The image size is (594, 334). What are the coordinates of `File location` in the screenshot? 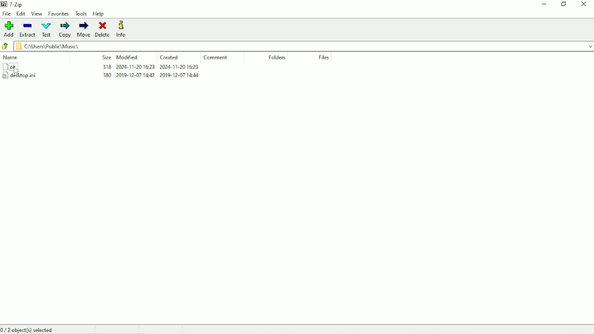 It's located at (298, 46).